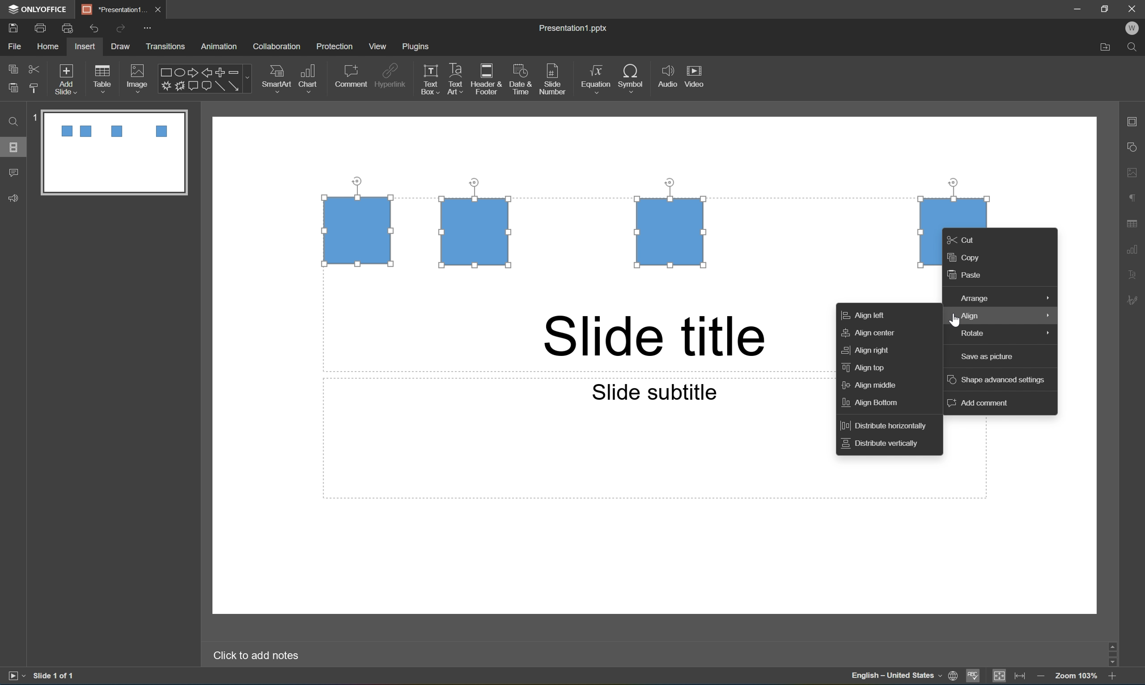 This screenshot has width=1145, height=685. I want to click on table settings, so click(1133, 222).